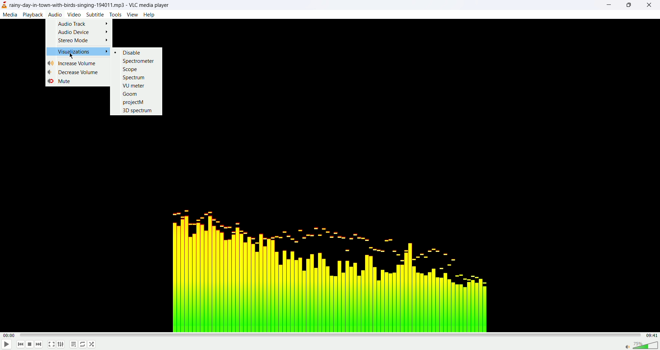 This screenshot has height=350, width=660. I want to click on video, so click(74, 14).